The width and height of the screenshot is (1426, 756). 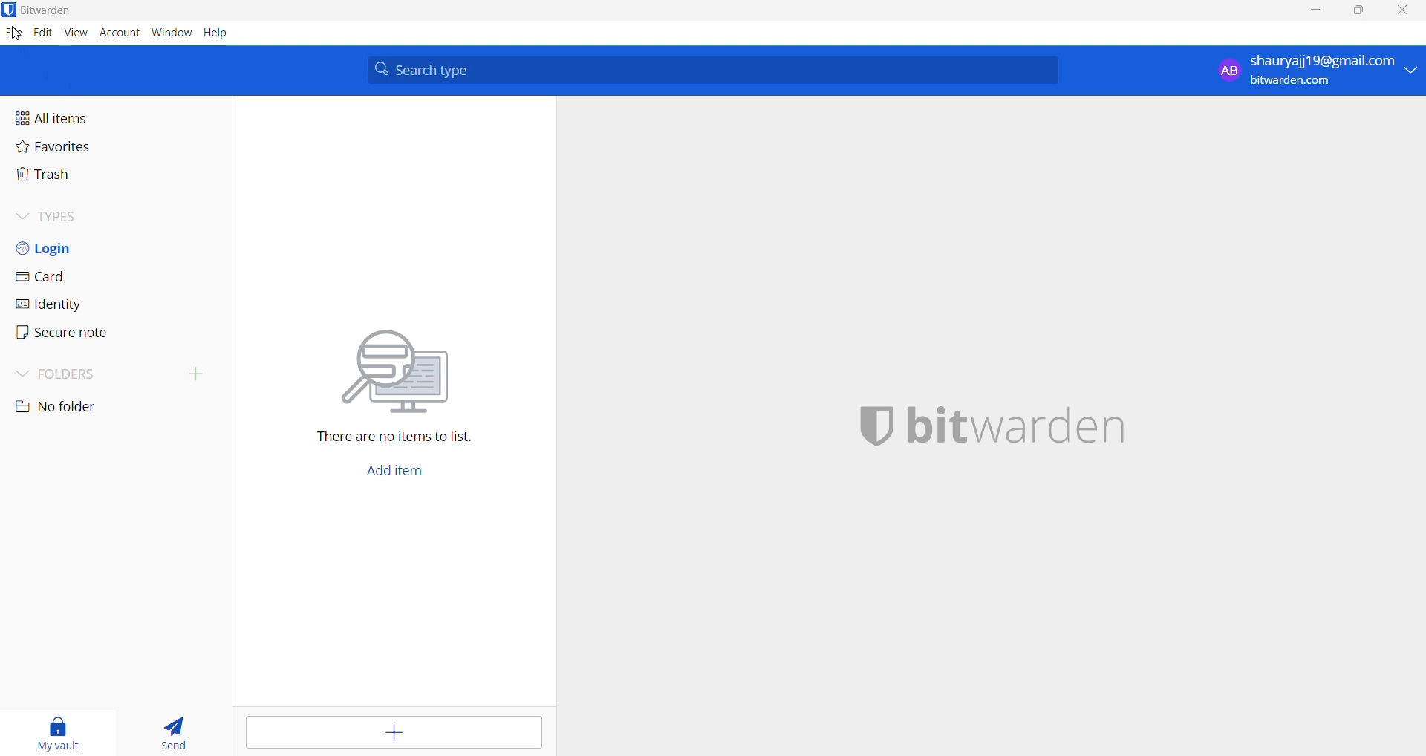 What do you see at coordinates (180, 729) in the screenshot?
I see `send` at bounding box center [180, 729].